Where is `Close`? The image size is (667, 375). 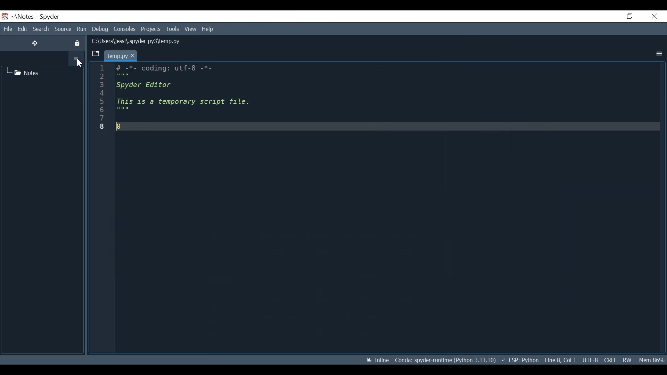
Close is located at coordinates (654, 17).